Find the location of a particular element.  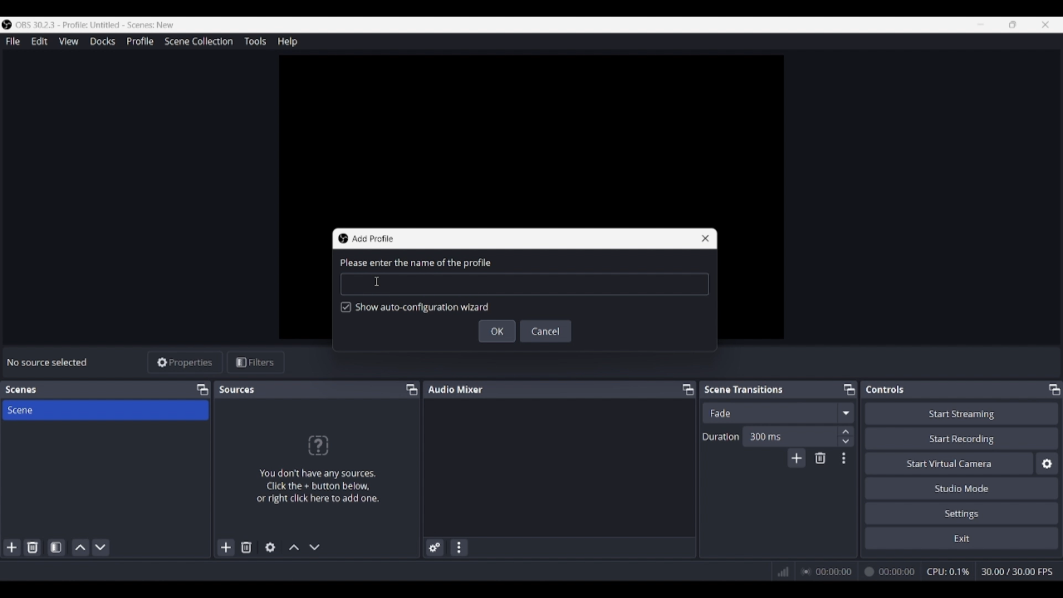

Increase/Decrease duration is located at coordinates (847, 436).